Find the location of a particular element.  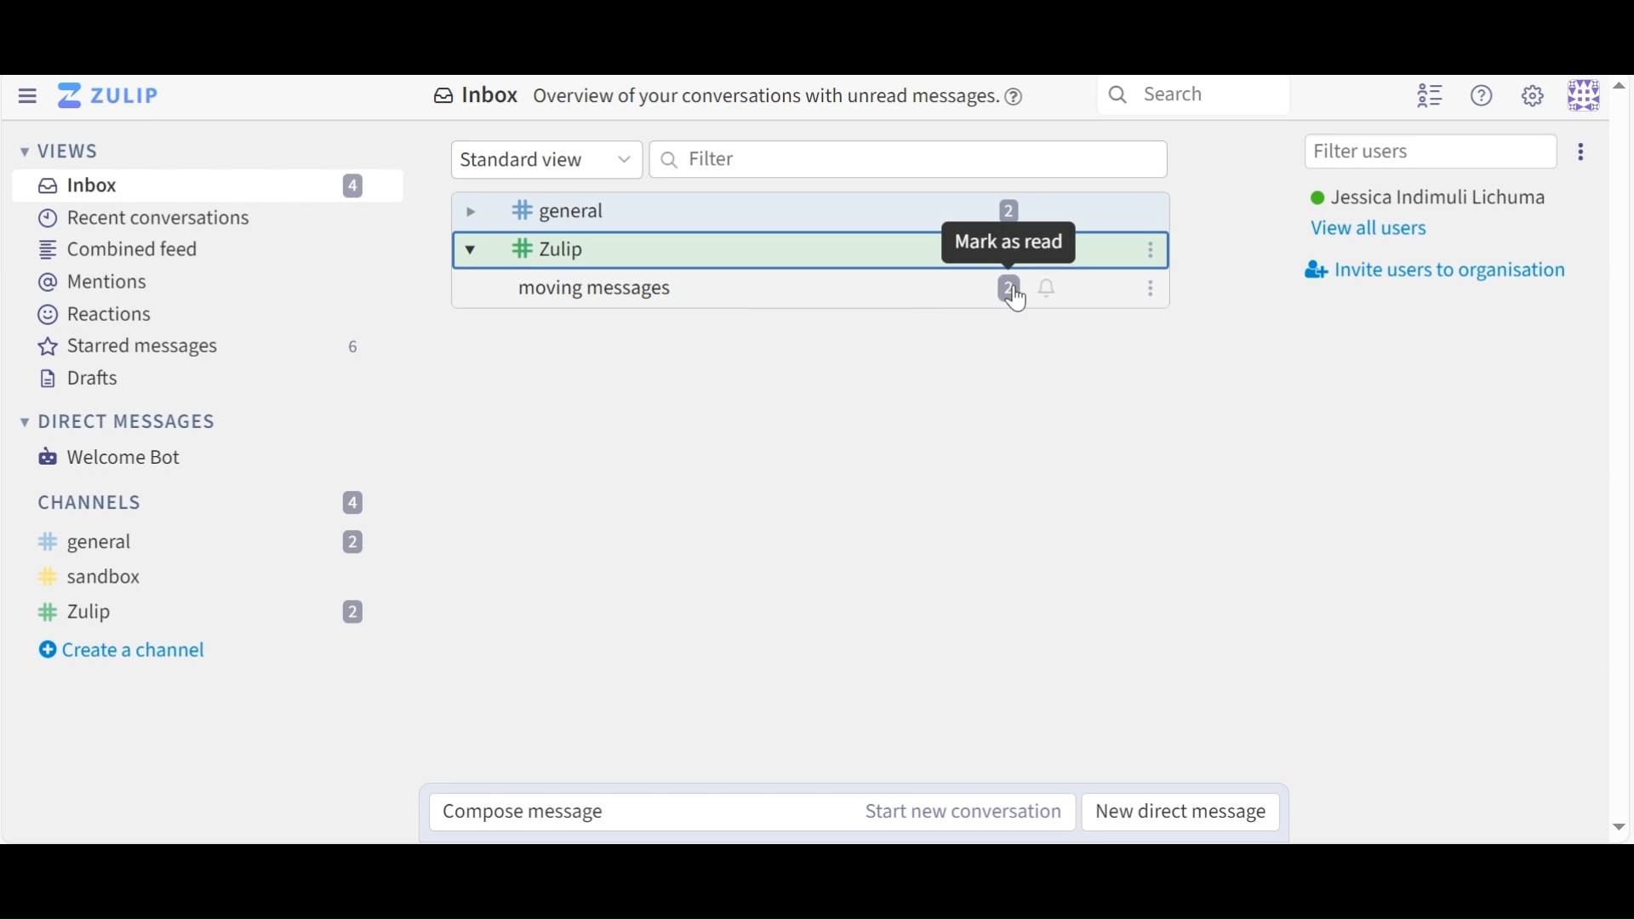

Inbox is located at coordinates (729, 94).